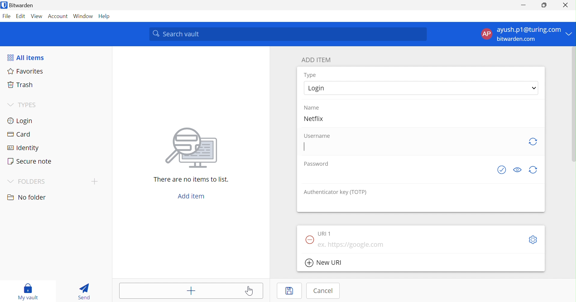 Image resolution: width=576 pixels, height=302 pixels. Describe the element at coordinates (26, 71) in the screenshot. I see `Favorites` at that location.